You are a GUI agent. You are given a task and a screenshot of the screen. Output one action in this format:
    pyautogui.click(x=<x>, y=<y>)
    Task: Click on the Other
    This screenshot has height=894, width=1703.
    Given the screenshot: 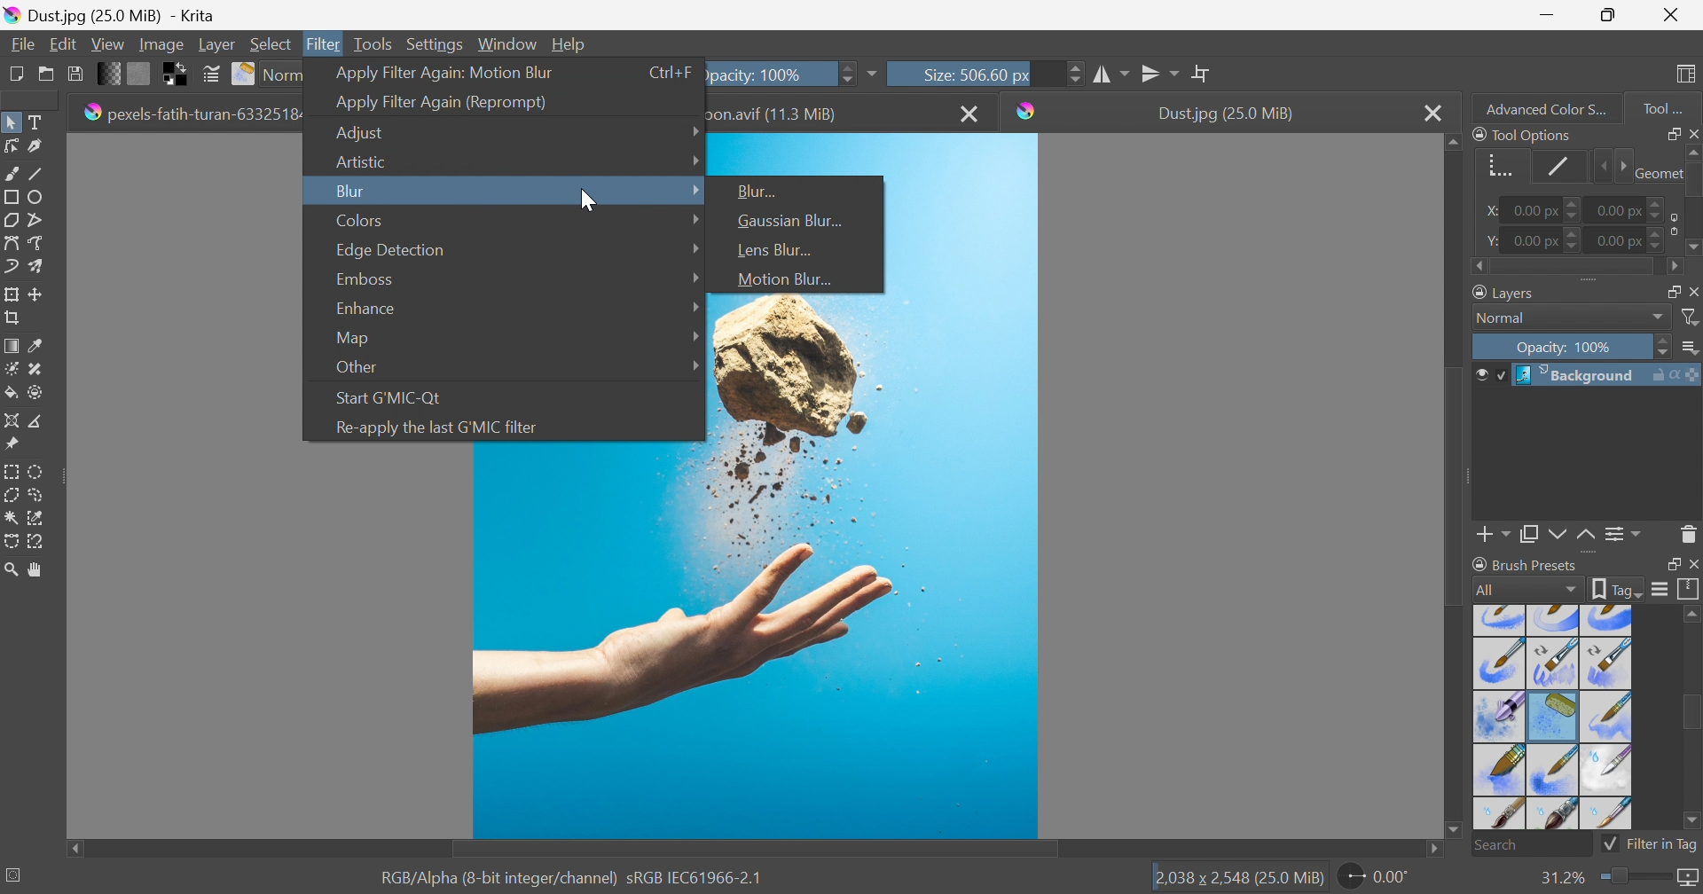 What is the action you would take?
    pyautogui.click(x=357, y=368)
    